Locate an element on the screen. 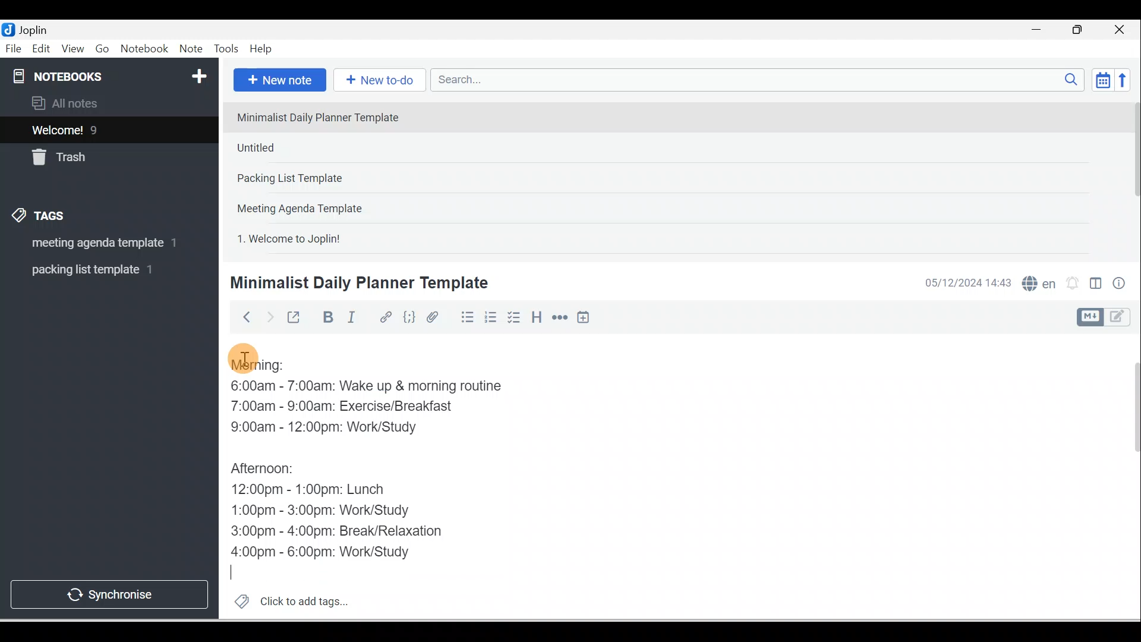 The height and width of the screenshot is (642, 1141). Toggle editor layout is located at coordinates (1108, 317).